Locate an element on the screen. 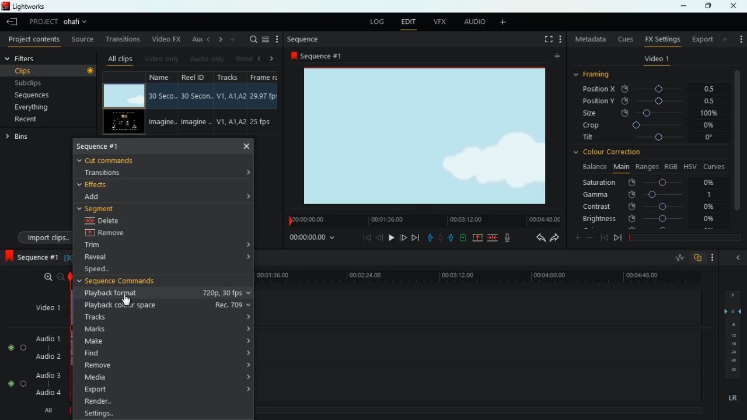 The height and width of the screenshot is (420, 747). sequence is located at coordinates (130, 146).